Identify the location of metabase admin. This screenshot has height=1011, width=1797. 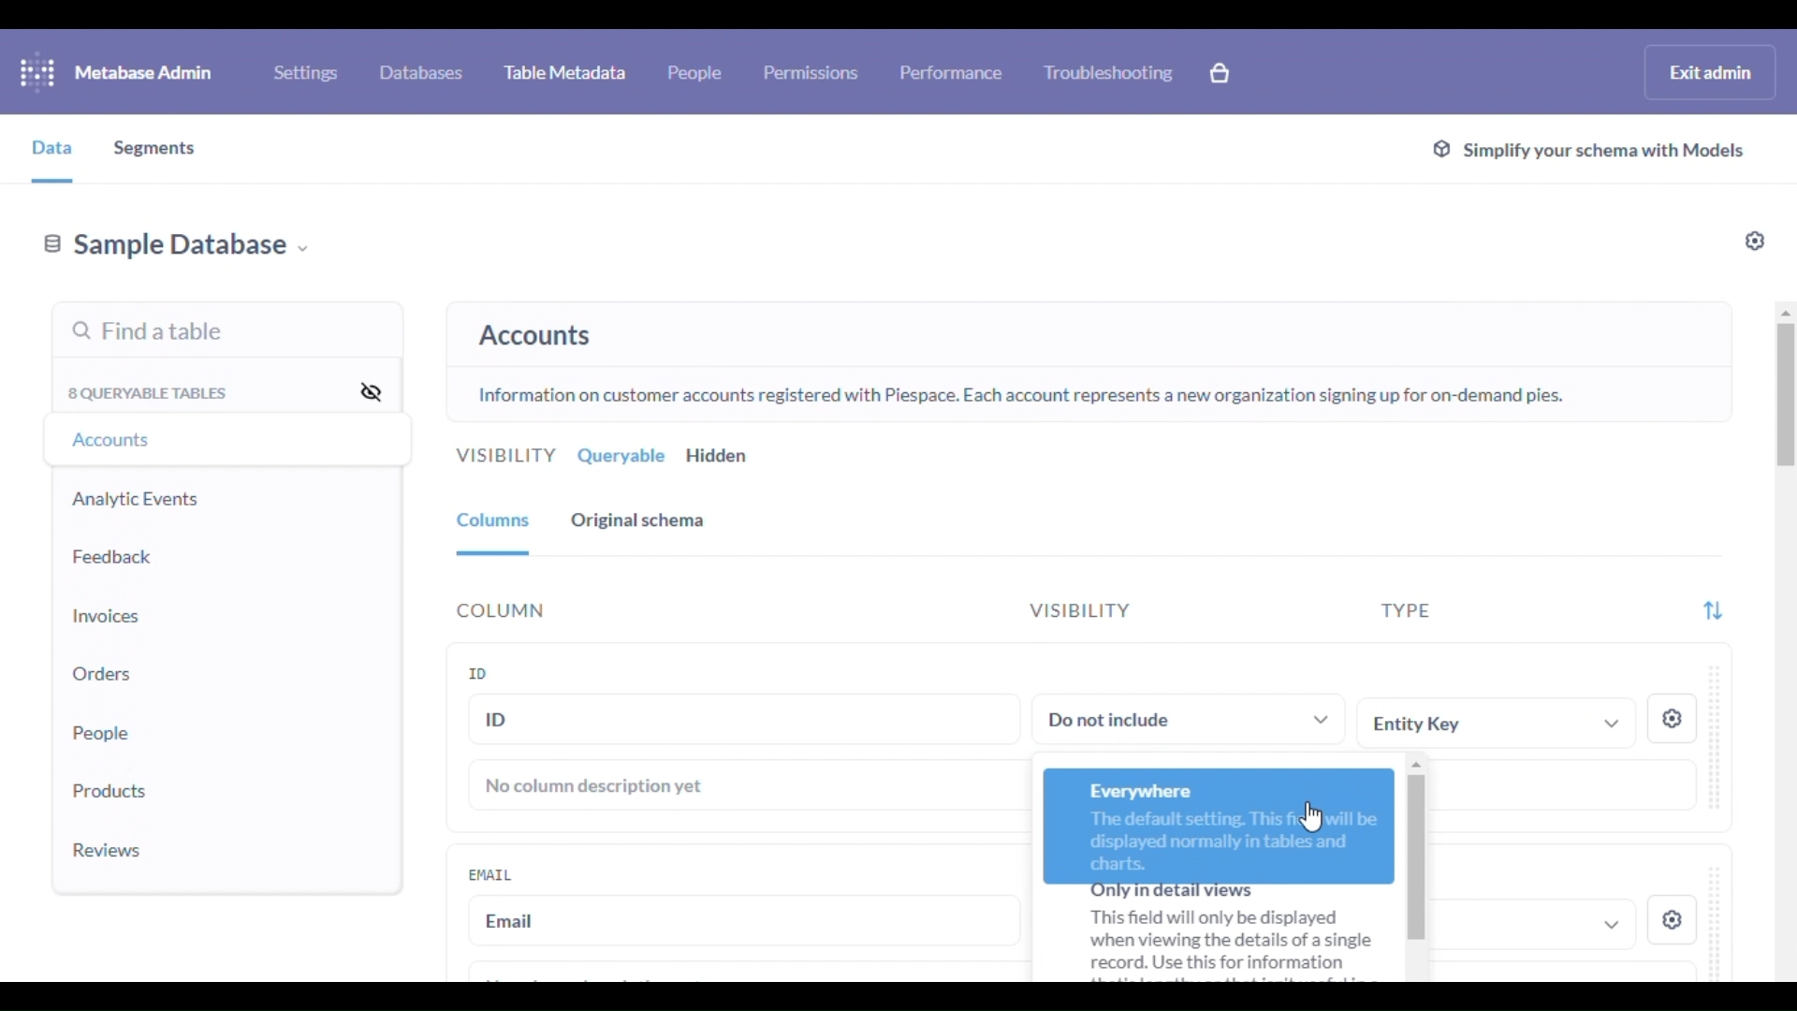
(144, 72).